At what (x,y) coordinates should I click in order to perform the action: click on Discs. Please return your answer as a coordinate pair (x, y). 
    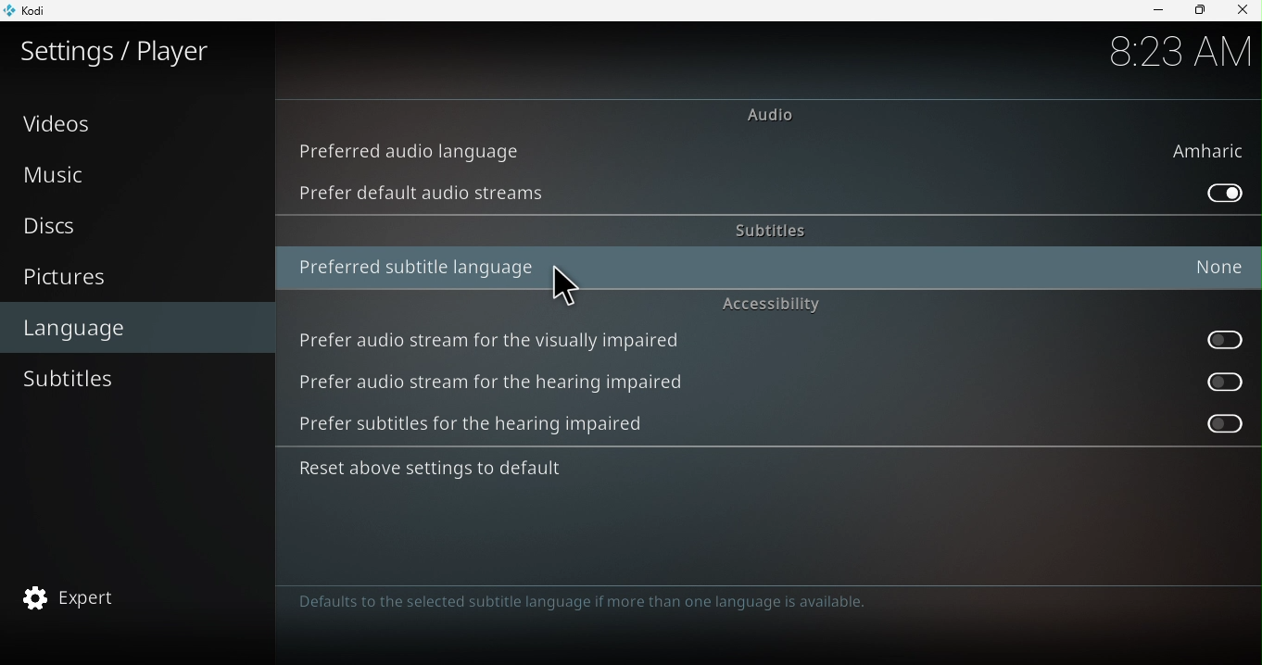
    Looking at the image, I should click on (130, 230).